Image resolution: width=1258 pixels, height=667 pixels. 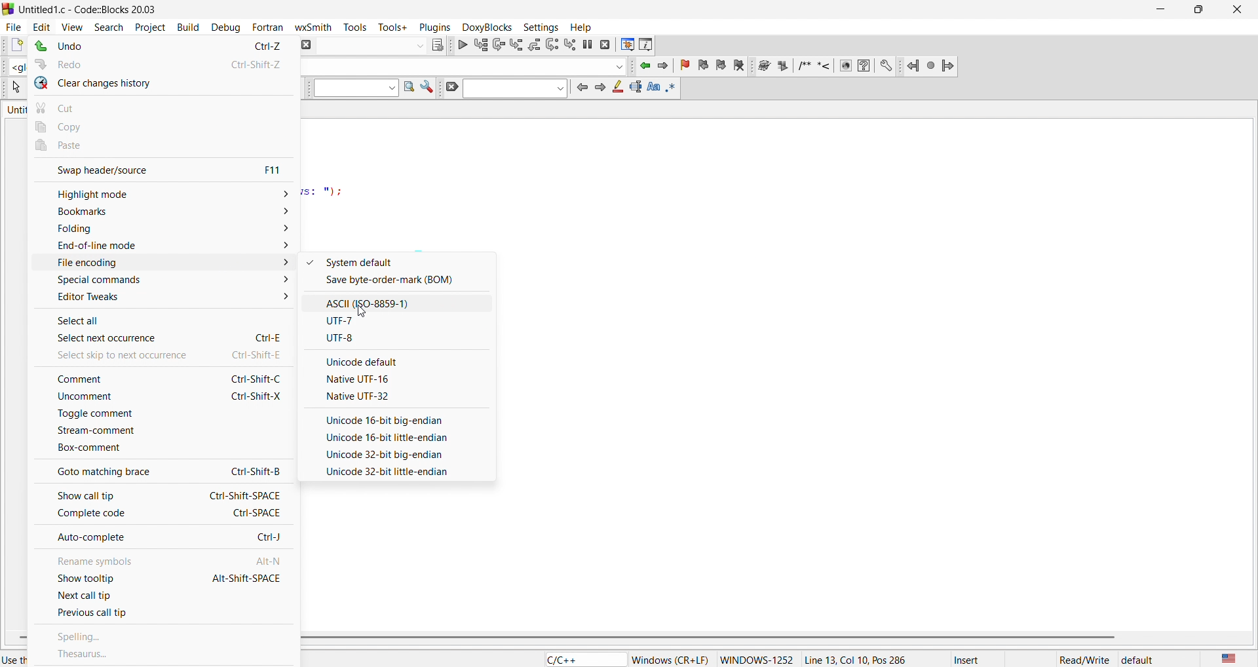 I want to click on swap, so click(x=164, y=168).